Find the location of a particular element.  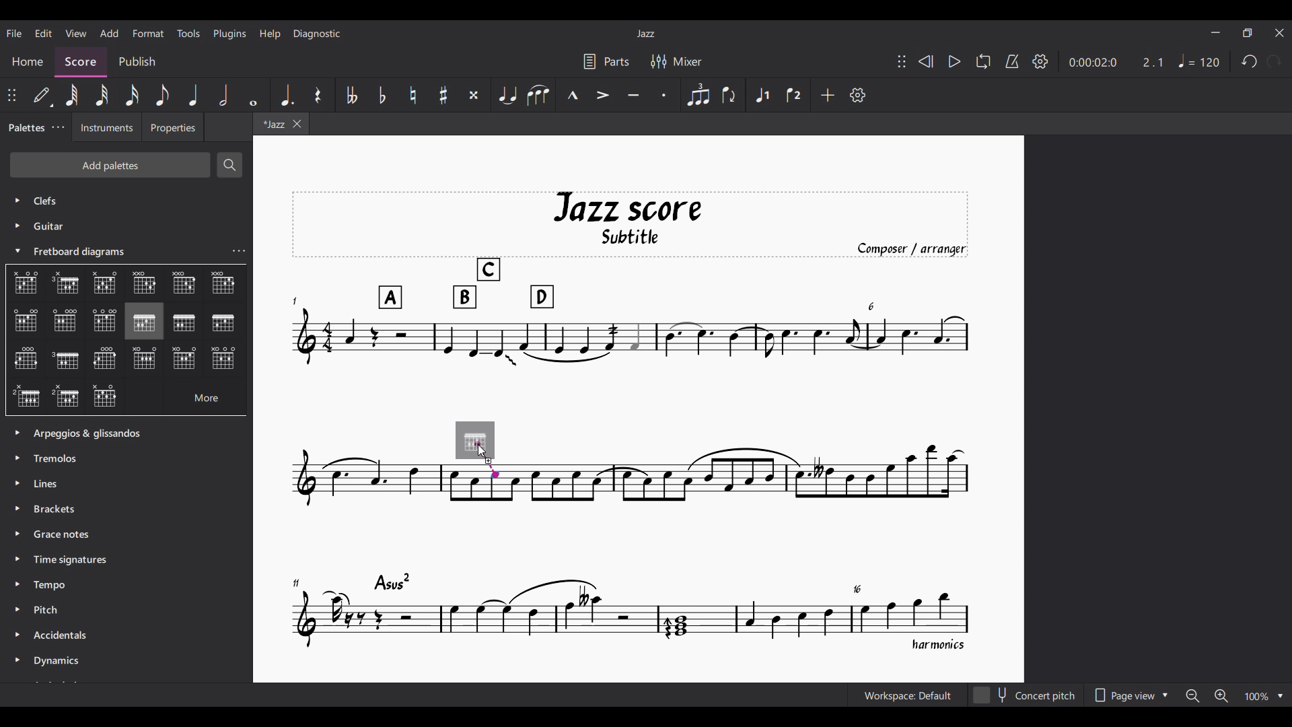

Title of current score is located at coordinates (645, 34).